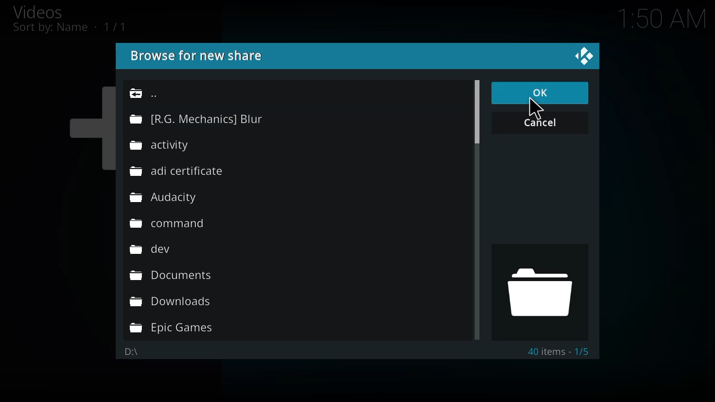 This screenshot has width=715, height=402. Describe the element at coordinates (180, 172) in the screenshot. I see `folder` at that location.